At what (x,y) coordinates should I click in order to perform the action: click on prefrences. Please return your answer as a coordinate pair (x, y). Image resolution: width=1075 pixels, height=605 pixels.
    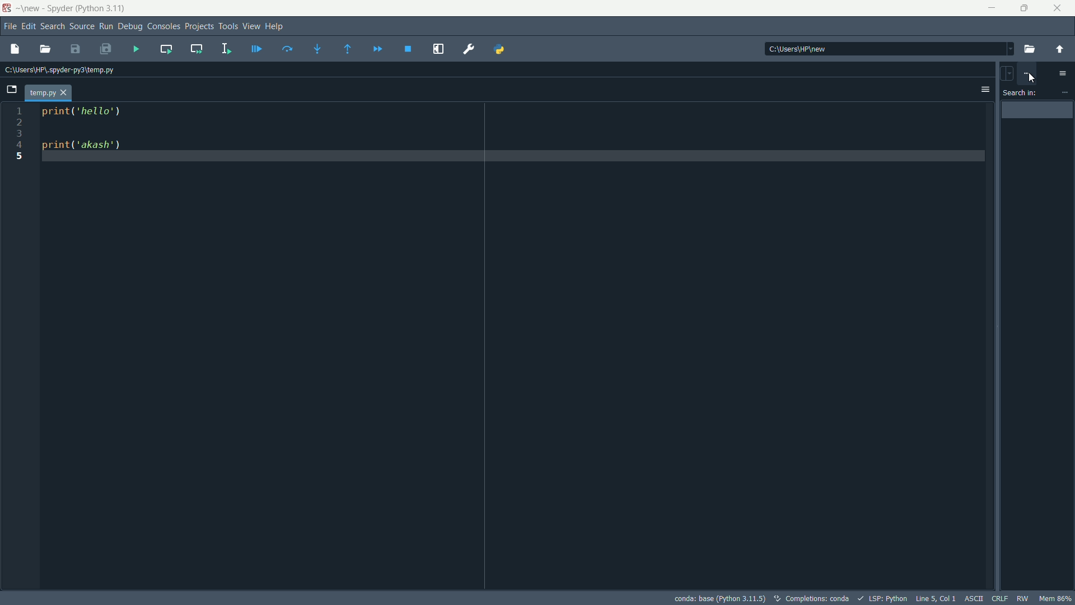
    Looking at the image, I should click on (470, 49).